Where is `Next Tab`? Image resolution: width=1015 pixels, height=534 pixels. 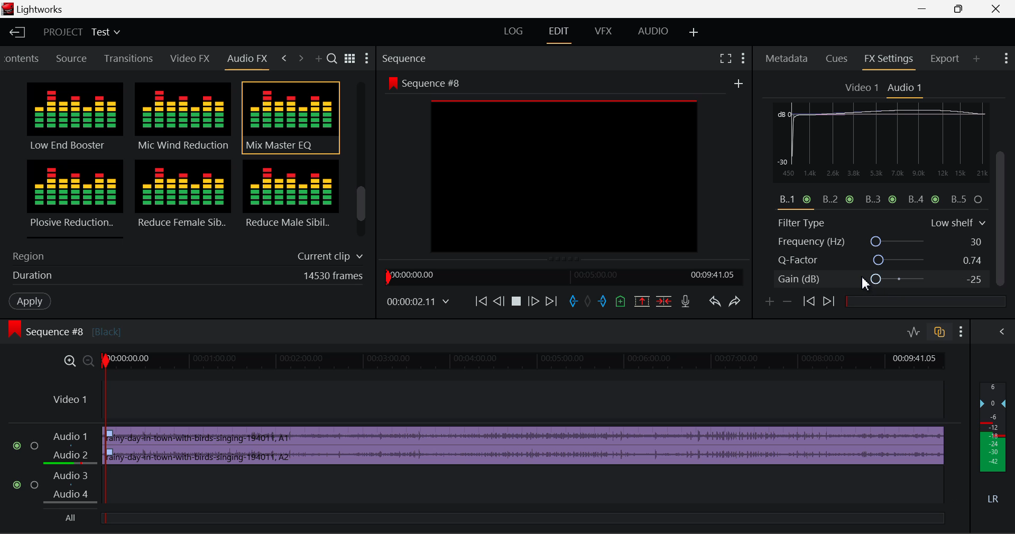
Next Tab is located at coordinates (300, 57).